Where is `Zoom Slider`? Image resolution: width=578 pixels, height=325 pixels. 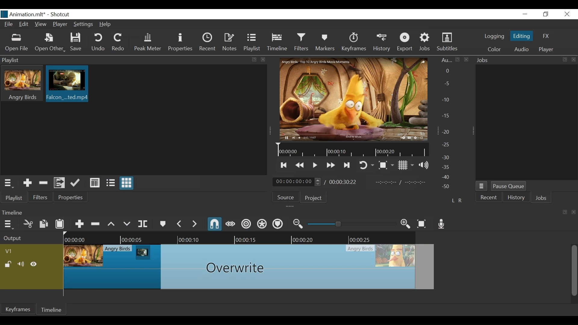 Zoom Slider is located at coordinates (352, 224).